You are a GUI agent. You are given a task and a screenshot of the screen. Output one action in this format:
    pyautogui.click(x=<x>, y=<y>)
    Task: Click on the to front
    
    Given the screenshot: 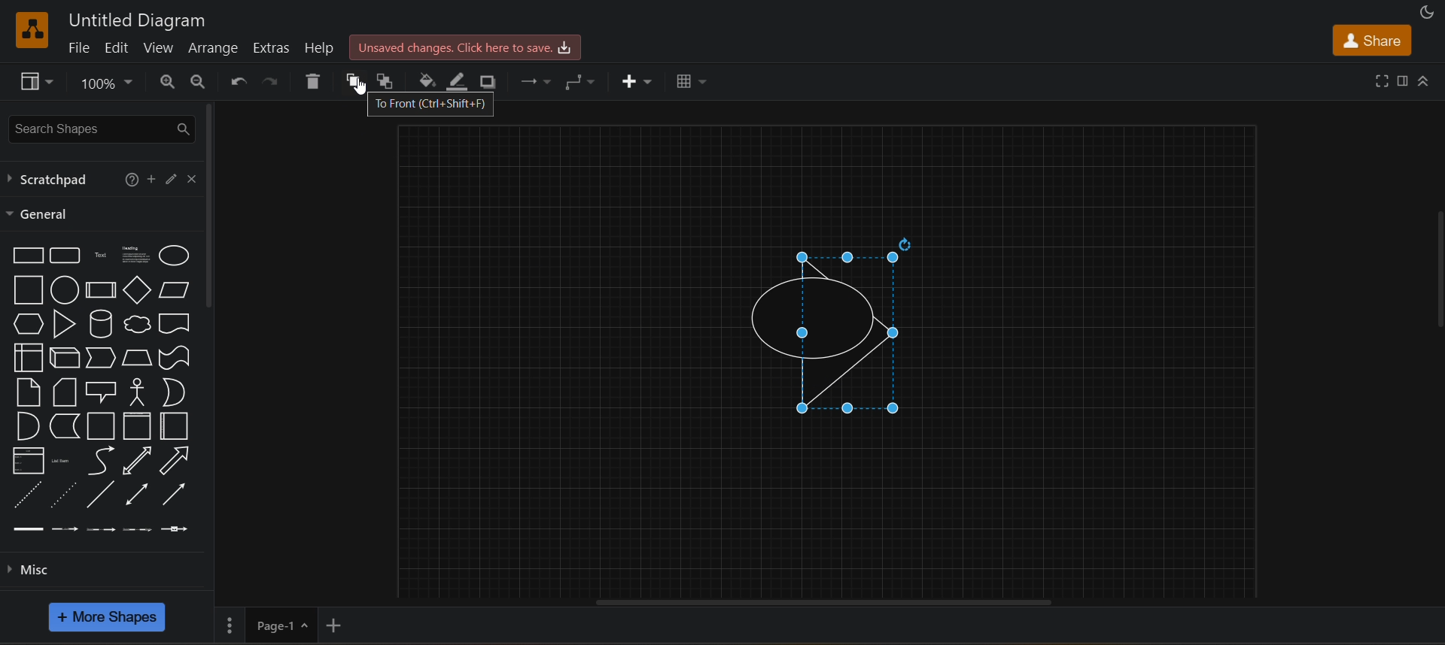 What is the action you would take?
    pyautogui.click(x=430, y=107)
    